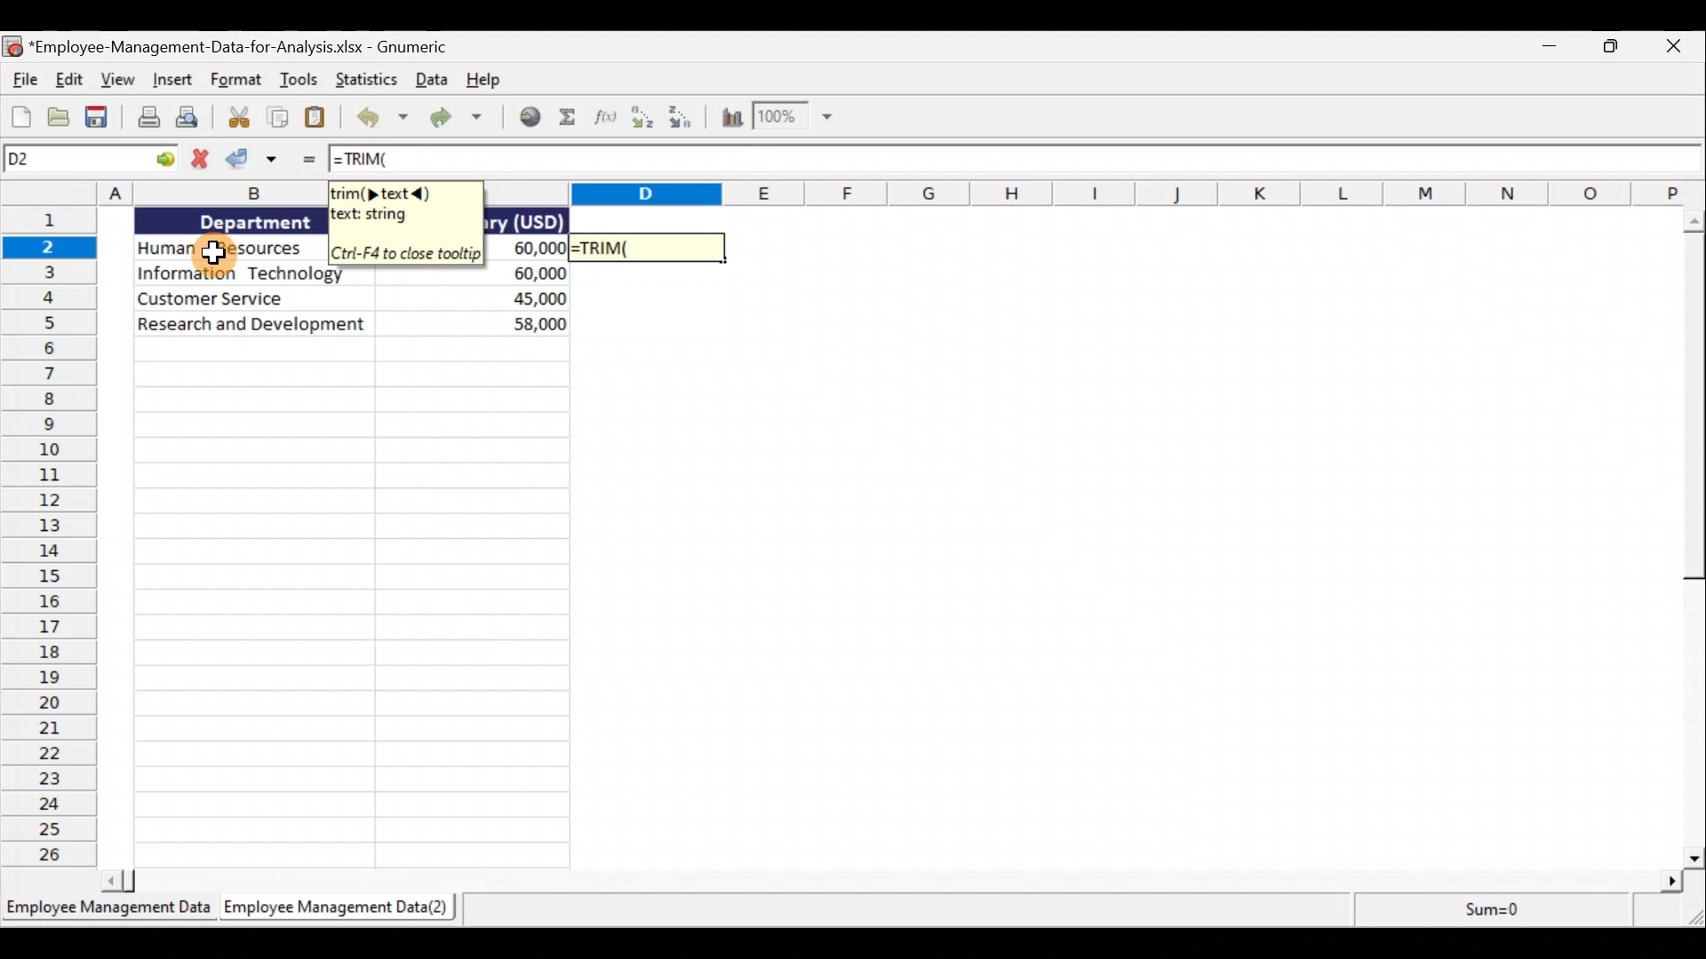 The image size is (1706, 959). Describe the element at coordinates (367, 80) in the screenshot. I see `Statistics` at that location.